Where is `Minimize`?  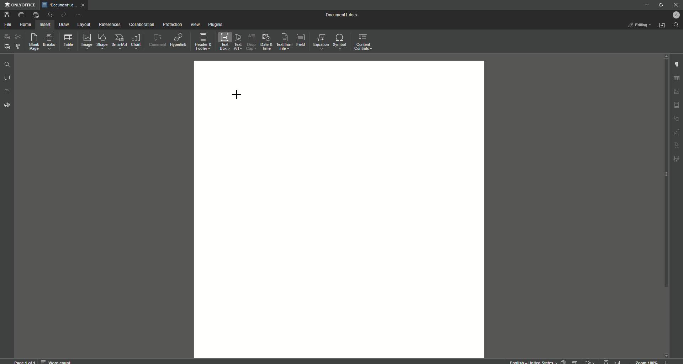 Minimize is located at coordinates (645, 5).